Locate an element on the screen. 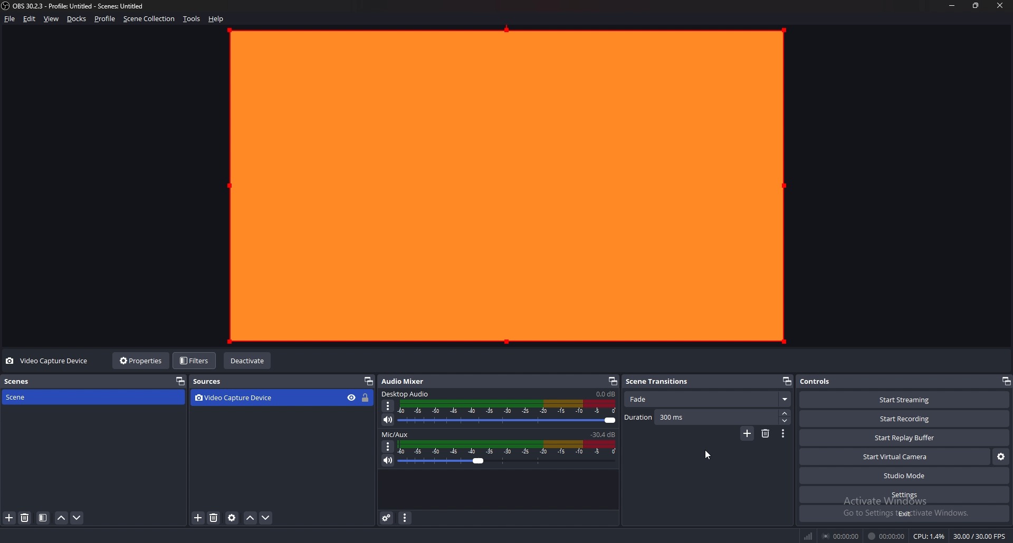 This screenshot has width=1013, height=543. move source down is located at coordinates (266, 519).